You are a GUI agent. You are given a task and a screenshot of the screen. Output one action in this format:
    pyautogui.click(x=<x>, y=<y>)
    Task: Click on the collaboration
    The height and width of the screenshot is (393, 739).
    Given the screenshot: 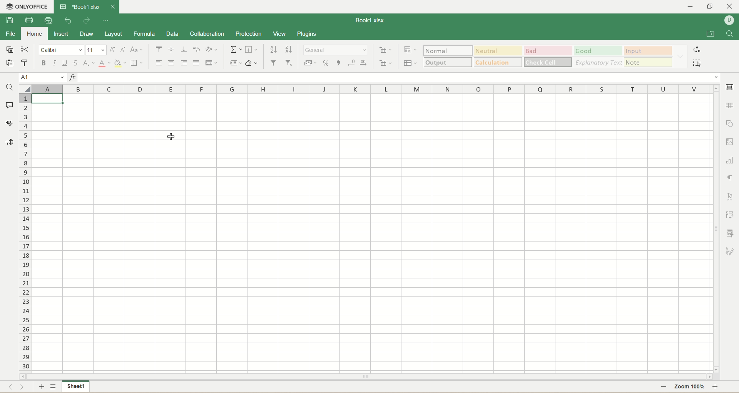 What is the action you would take?
    pyautogui.click(x=207, y=33)
    